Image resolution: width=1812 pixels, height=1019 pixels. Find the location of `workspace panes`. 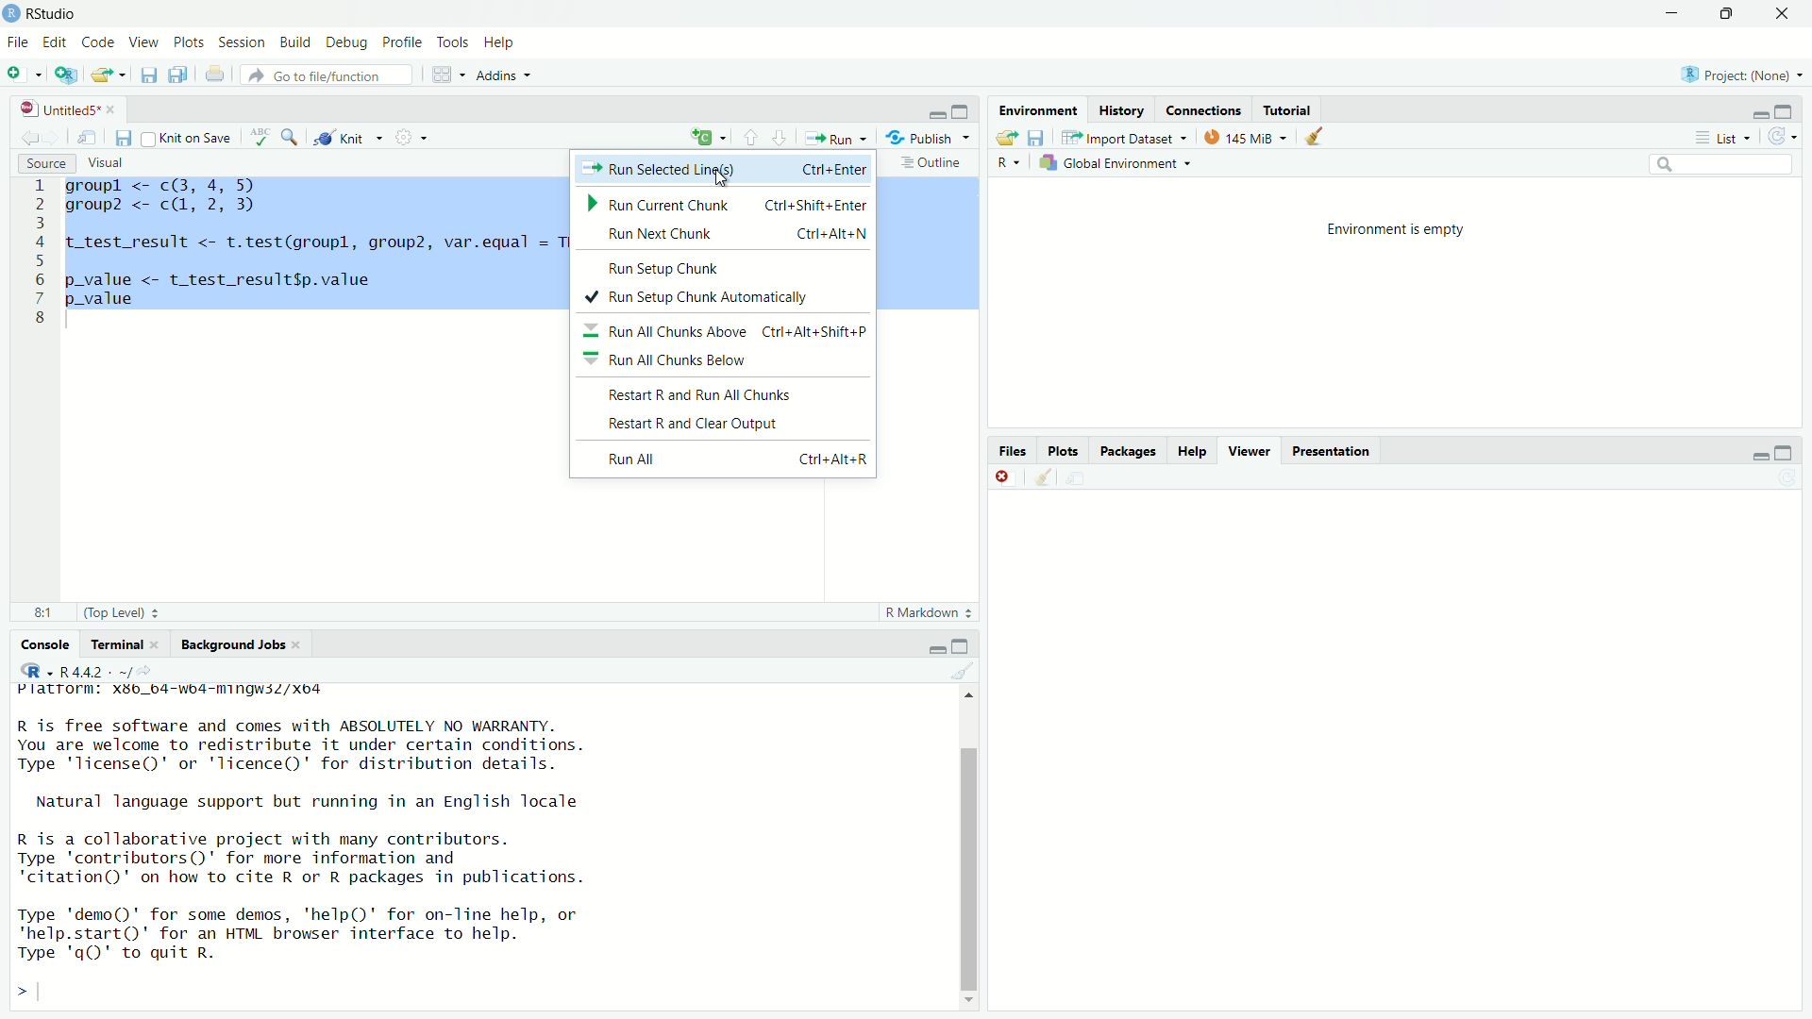

workspace panes is located at coordinates (441, 73).